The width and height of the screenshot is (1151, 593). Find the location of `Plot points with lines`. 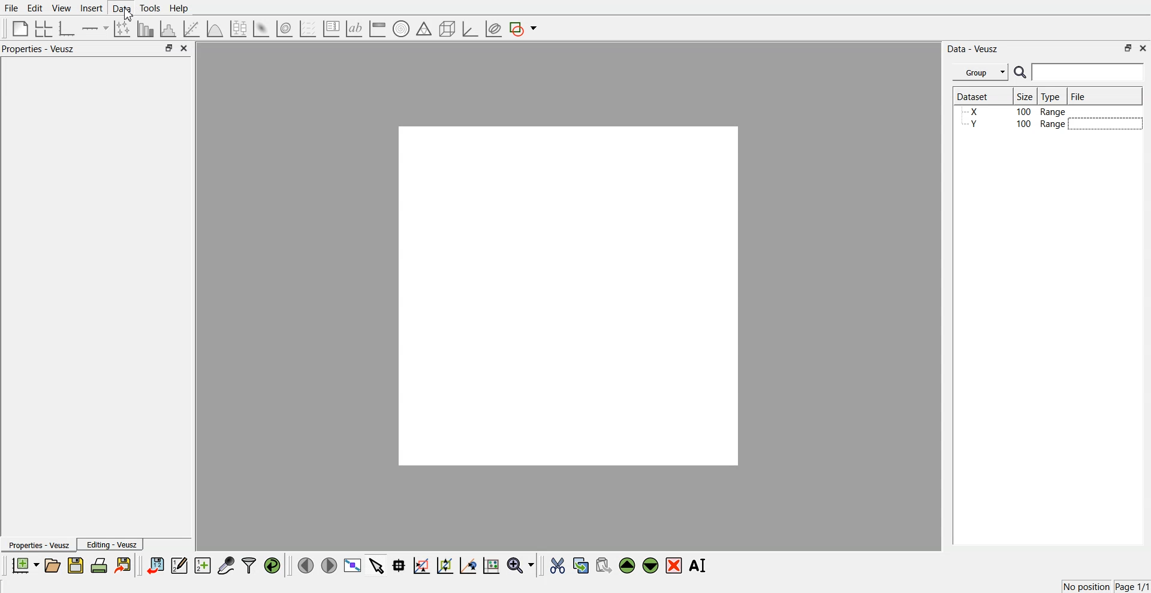

Plot points with lines is located at coordinates (123, 29).